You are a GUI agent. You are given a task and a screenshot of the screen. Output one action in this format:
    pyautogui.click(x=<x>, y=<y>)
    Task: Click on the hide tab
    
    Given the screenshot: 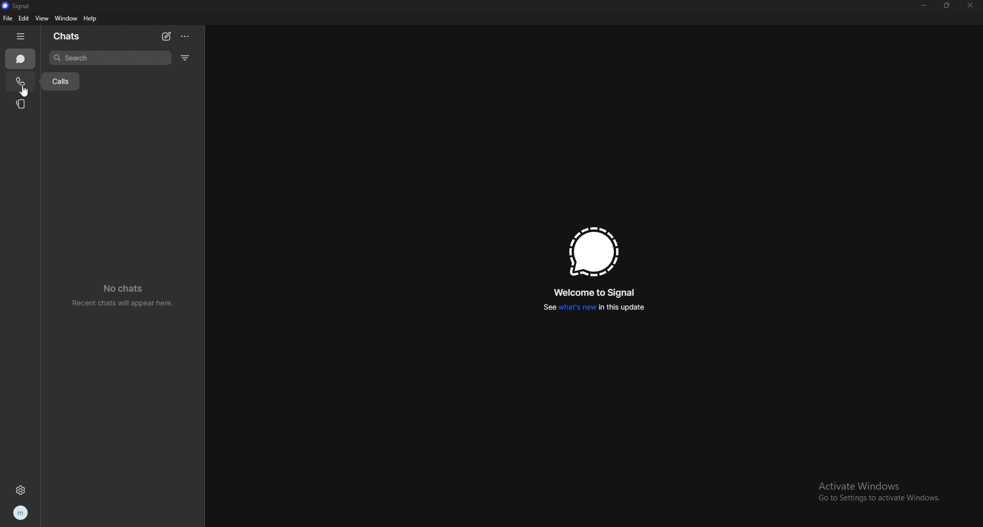 What is the action you would take?
    pyautogui.click(x=21, y=35)
    